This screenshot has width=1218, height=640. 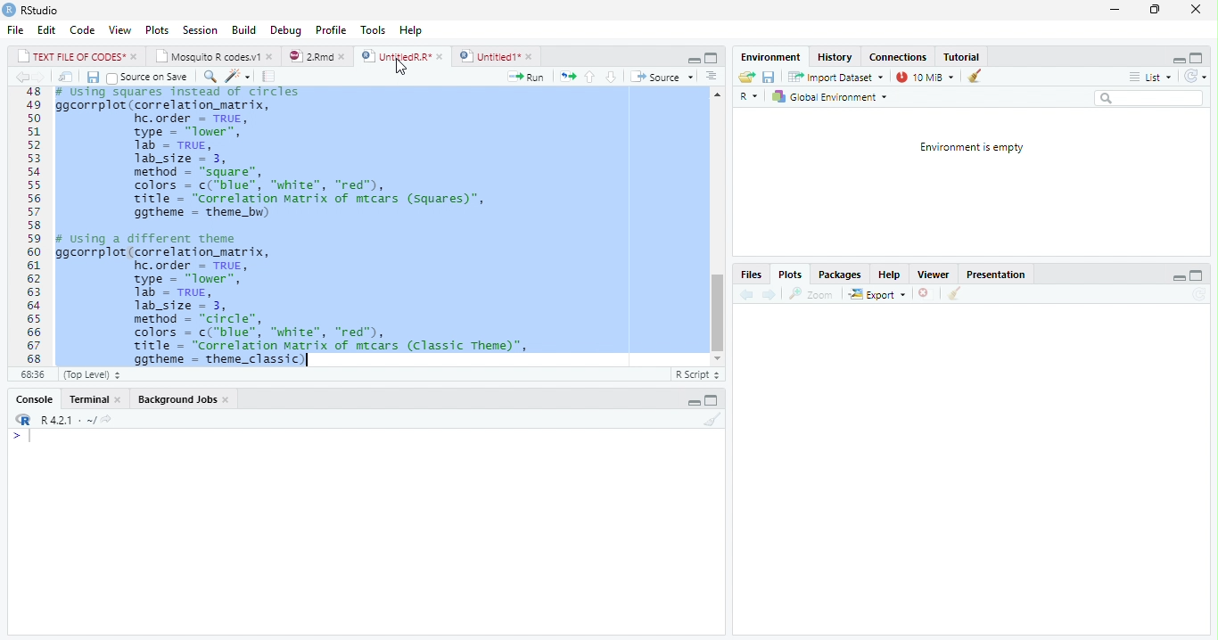 I want to click on compile report, so click(x=271, y=78).